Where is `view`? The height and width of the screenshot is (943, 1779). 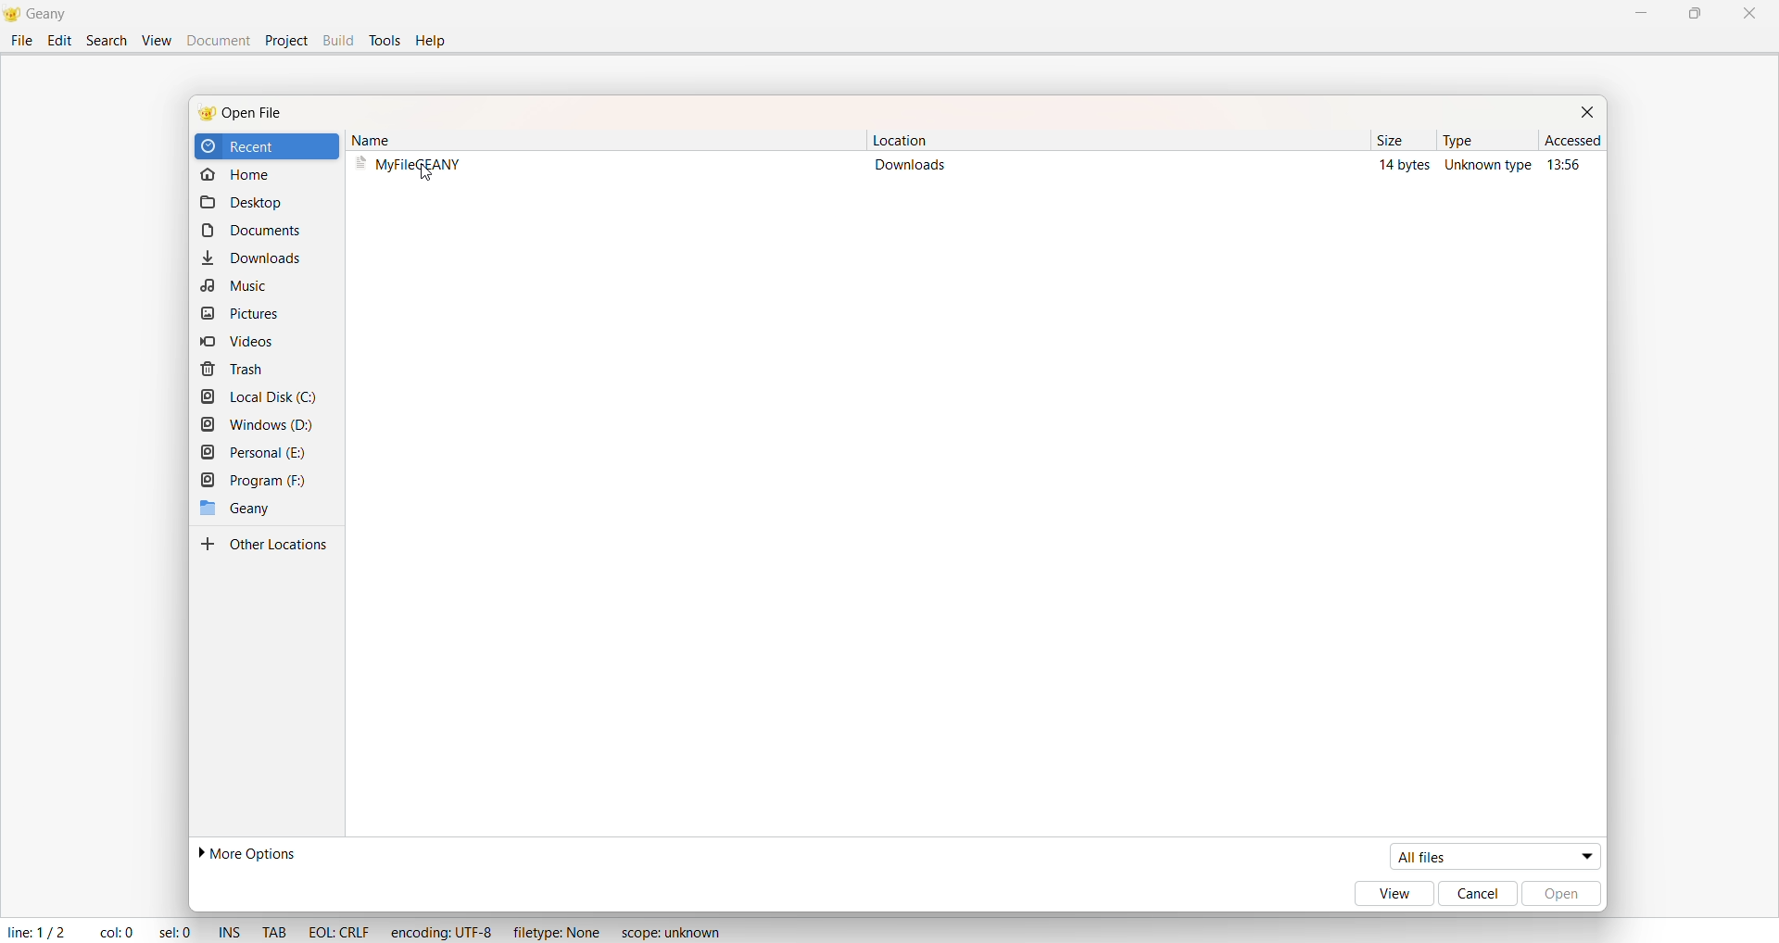
view is located at coordinates (1389, 894).